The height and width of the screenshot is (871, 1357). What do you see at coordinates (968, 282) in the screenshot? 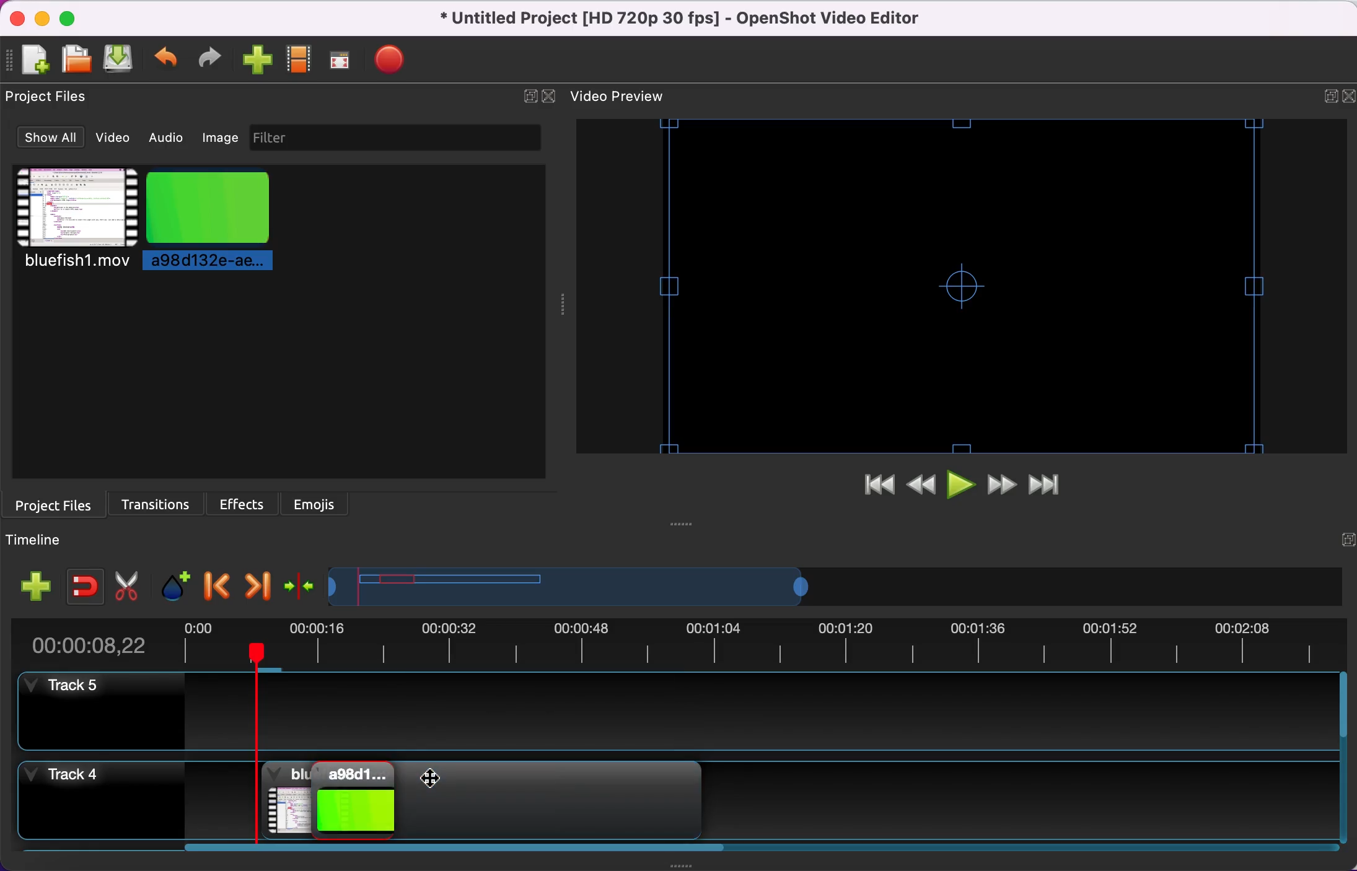
I see `video preview` at bounding box center [968, 282].